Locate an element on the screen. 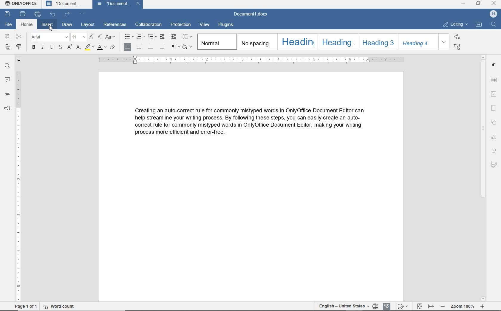 Image resolution: width=501 pixels, height=311 pixels. select all is located at coordinates (457, 48).